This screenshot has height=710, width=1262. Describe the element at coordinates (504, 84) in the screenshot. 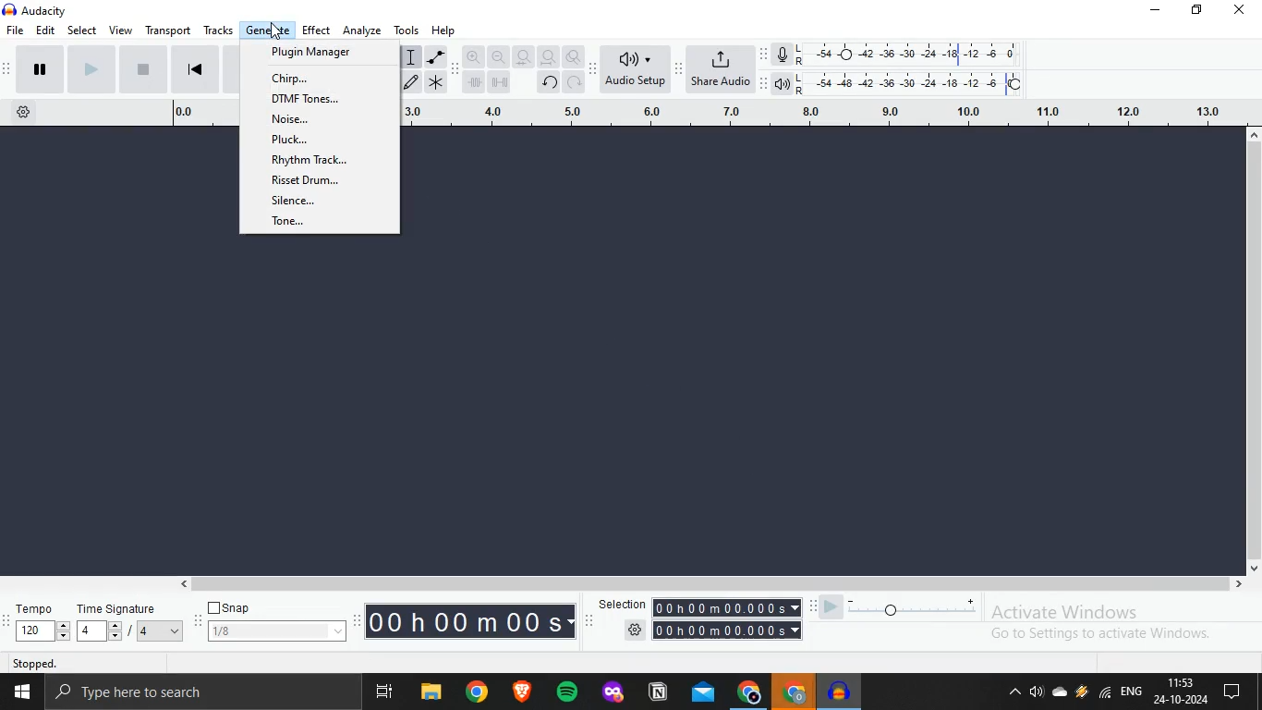

I see `Multi time shift` at that location.